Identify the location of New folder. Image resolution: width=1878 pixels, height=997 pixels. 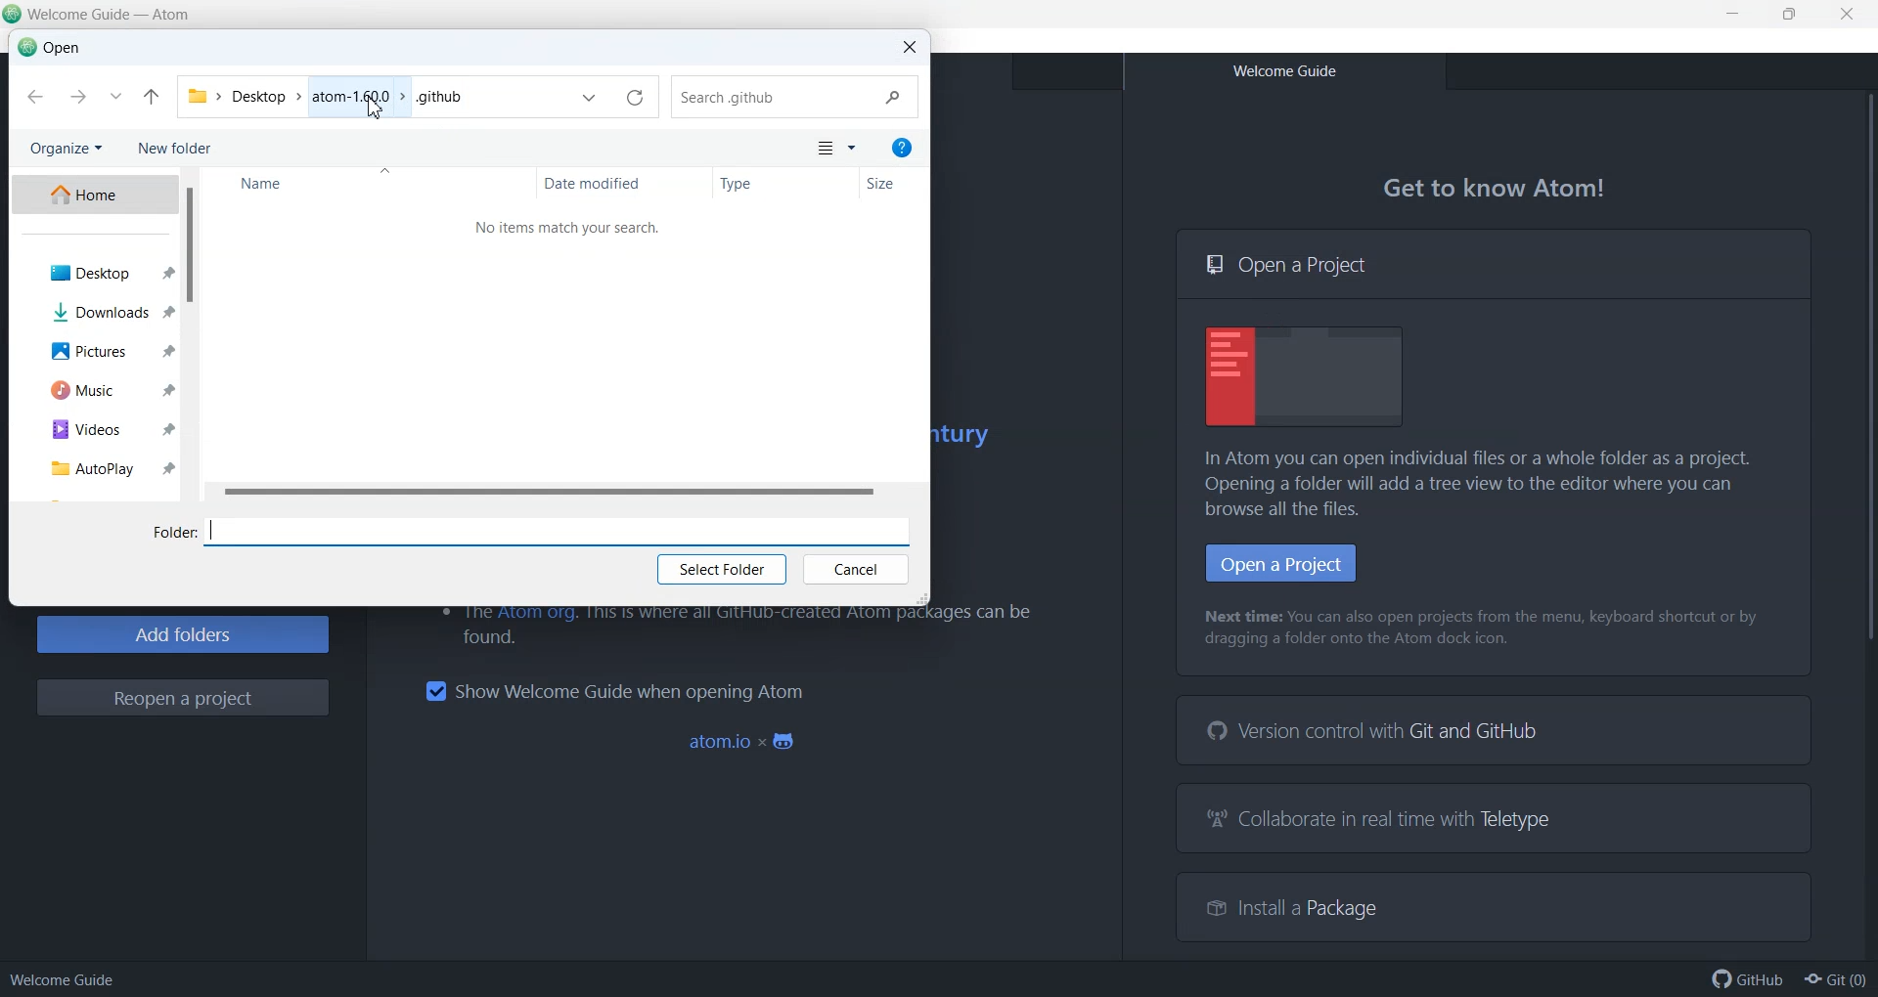
(178, 150).